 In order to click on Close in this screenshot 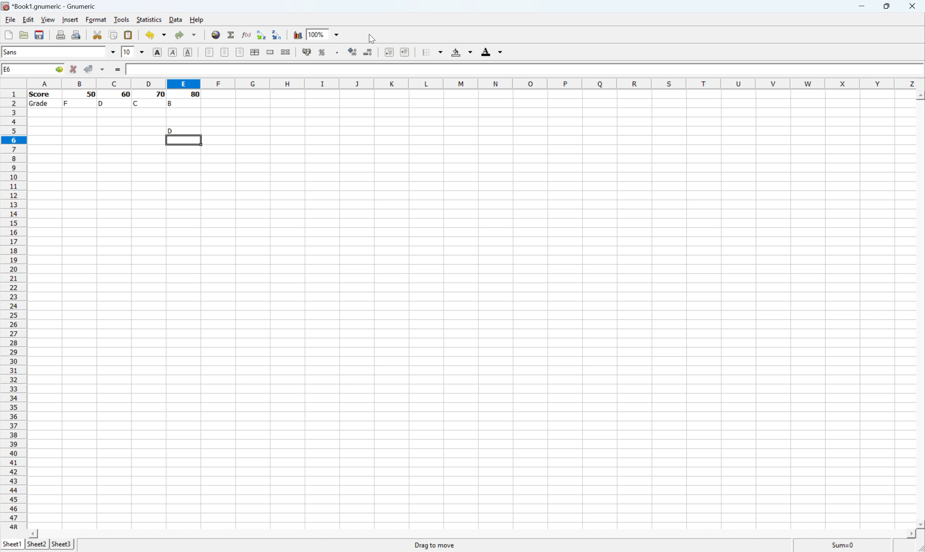, I will do `click(913, 6)`.